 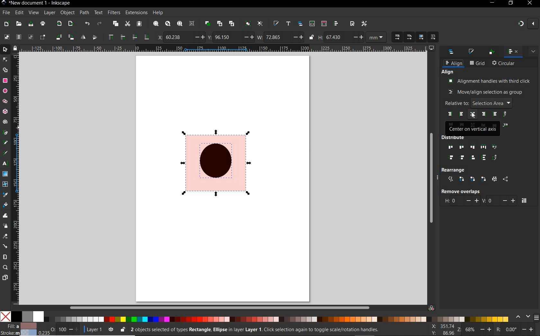 What do you see at coordinates (495, 158) in the screenshot?
I see `DISTRIBUTE TEXT OBJECTS` at bounding box center [495, 158].